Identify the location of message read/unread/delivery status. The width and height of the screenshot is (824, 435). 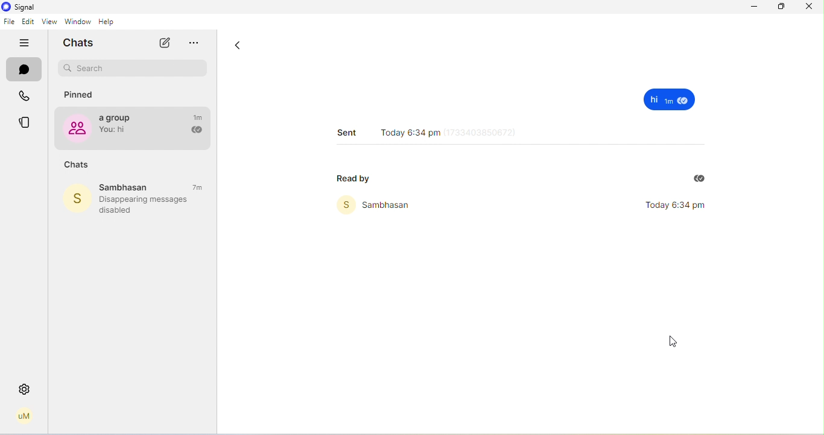
(195, 131).